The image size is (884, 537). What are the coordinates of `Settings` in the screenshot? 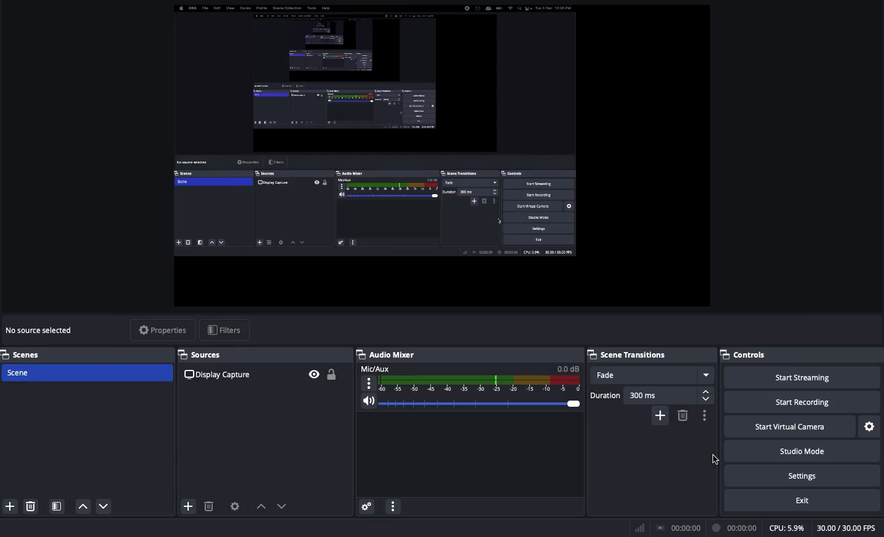 It's located at (870, 425).